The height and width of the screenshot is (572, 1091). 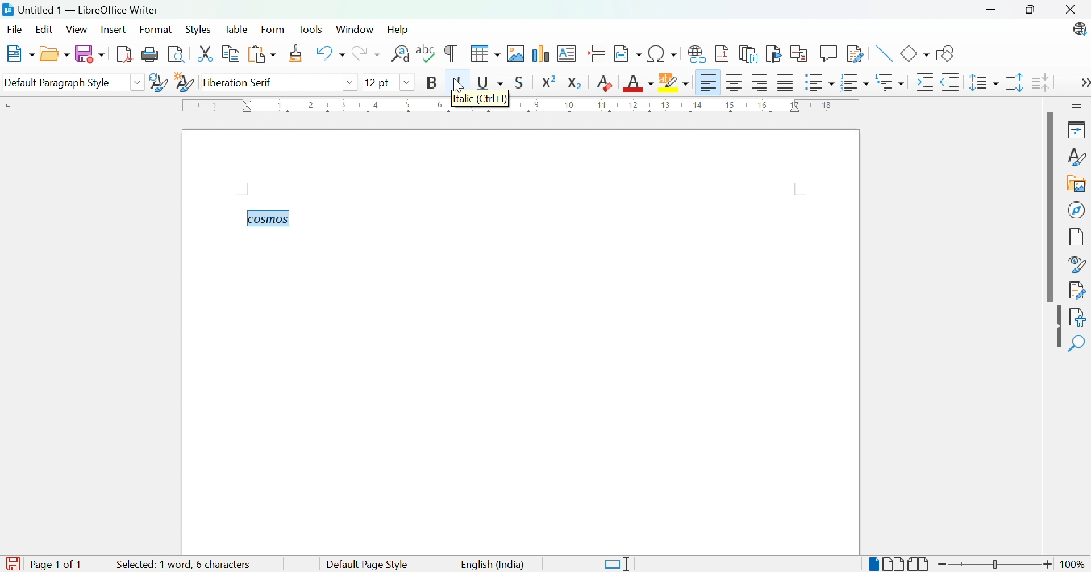 What do you see at coordinates (1075, 566) in the screenshot?
I see `100%` at bounding box center [1075, 566].